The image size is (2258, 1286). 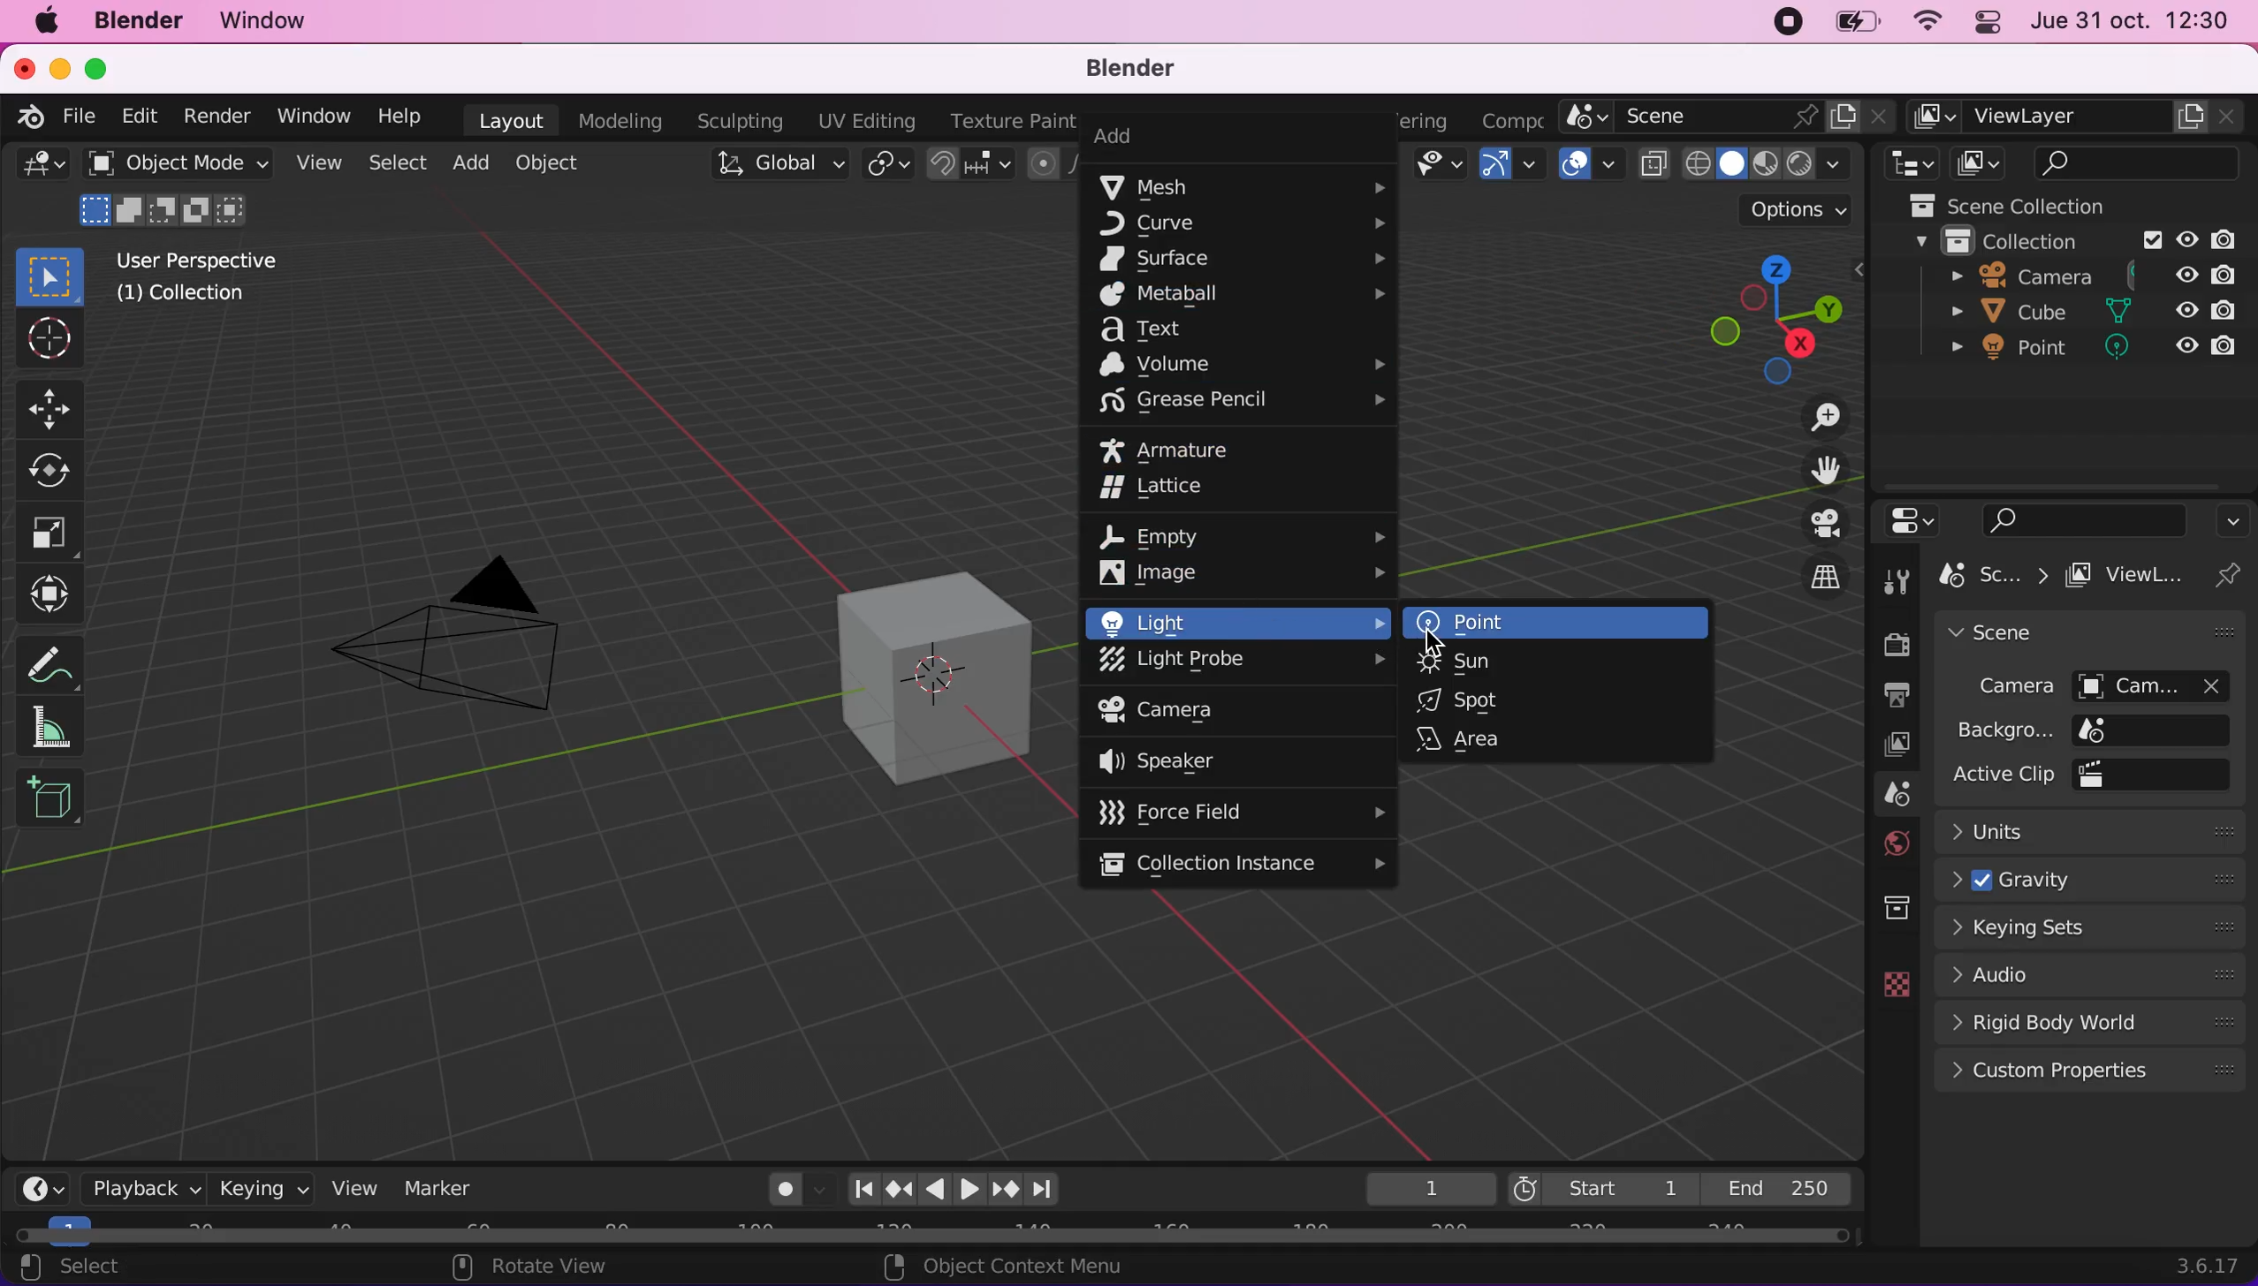 What do you see at coordinates (319, 117) in the screenshot?
I see `window` at bounding box center [319, 117].